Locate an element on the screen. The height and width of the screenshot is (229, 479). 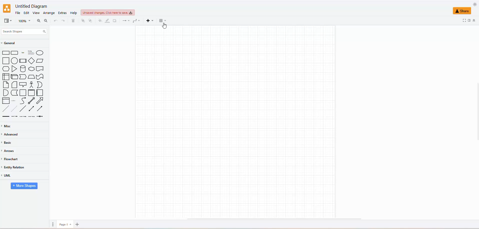
connection is located at coordinates (126, 21).